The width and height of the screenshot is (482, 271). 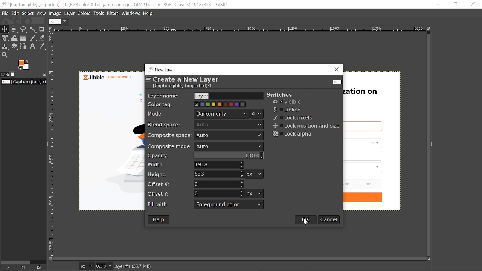 I want to click on Layer name, so click(x=227, y=96).